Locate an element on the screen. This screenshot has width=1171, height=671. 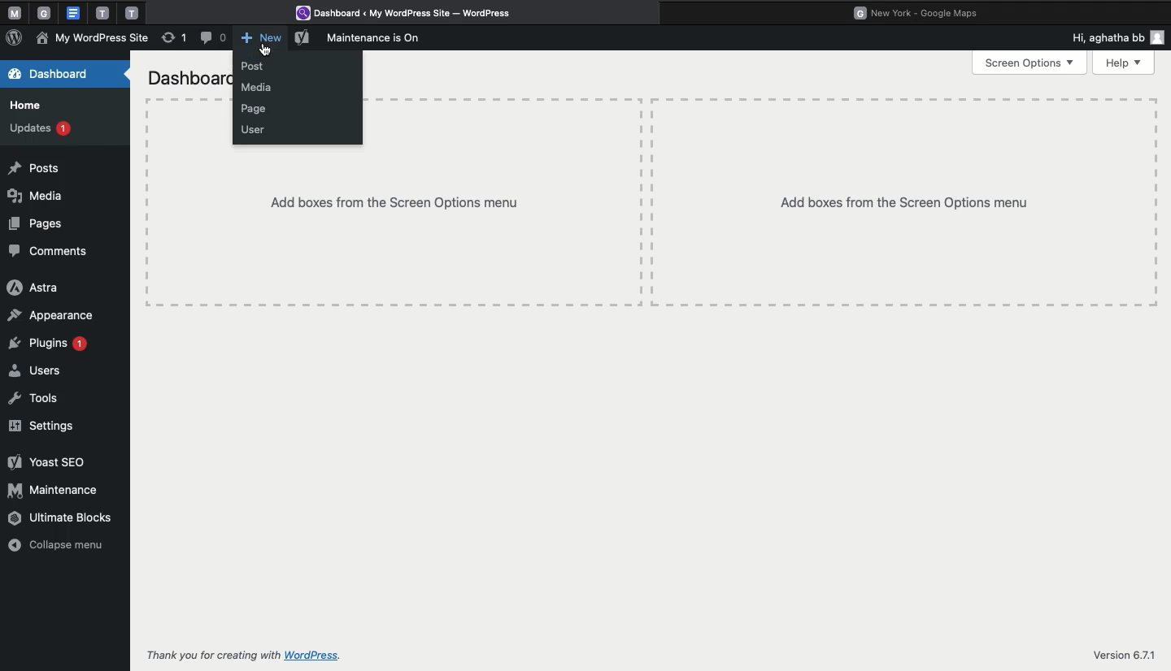
Maintenance  is located at coordinates (56, 491).